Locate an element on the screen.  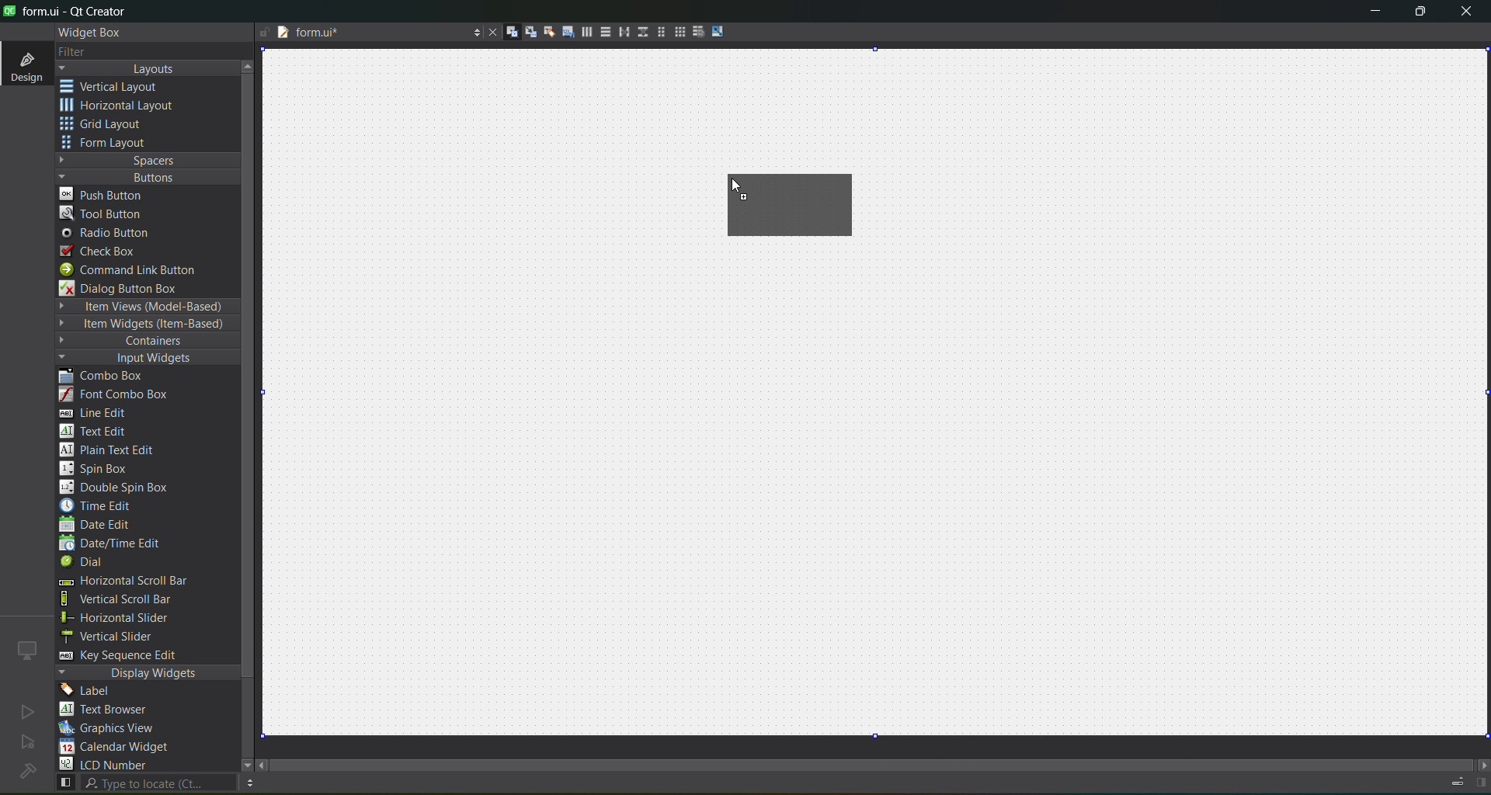
item views is located at coordinates (146, 307).